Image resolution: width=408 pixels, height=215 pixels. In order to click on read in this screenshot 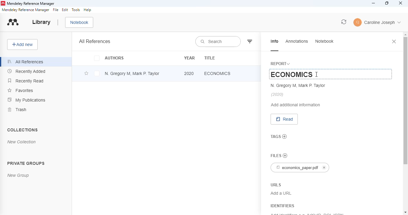, I will do `click(284, 119)`.